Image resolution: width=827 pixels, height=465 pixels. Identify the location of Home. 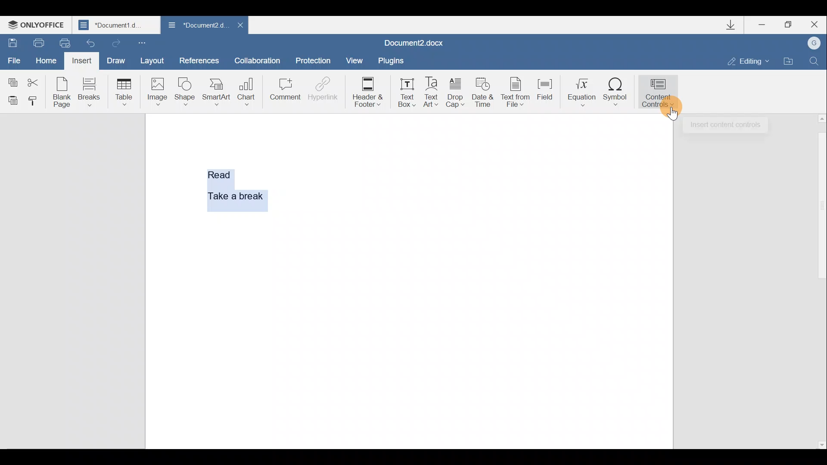
(44, 59).